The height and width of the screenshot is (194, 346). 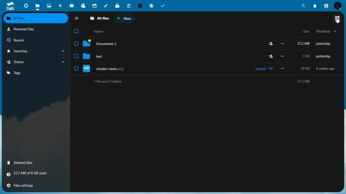 I want to click on Size, so click(x=306, y=32).